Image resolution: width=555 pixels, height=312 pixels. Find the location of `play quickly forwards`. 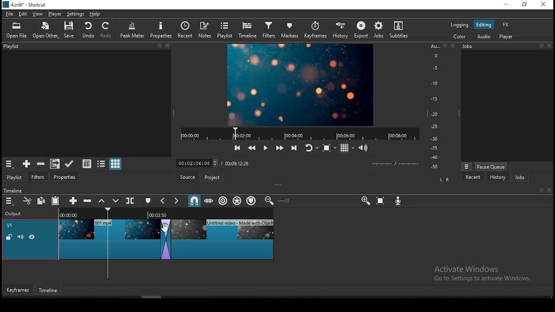

play quickly forwards is located at coordinates (280, 148).